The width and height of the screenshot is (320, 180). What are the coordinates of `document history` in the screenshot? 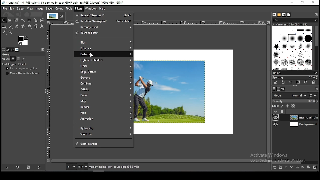 It's located at (289, 15).